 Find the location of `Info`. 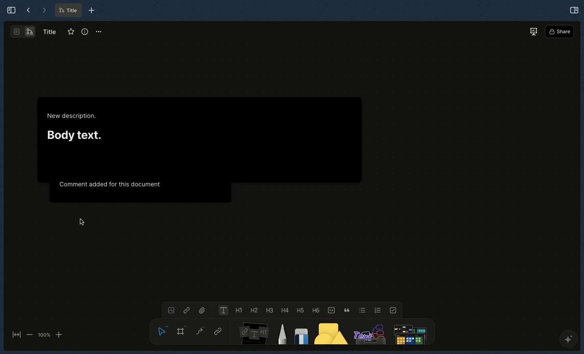

Info is located at coordinates (85, 32).